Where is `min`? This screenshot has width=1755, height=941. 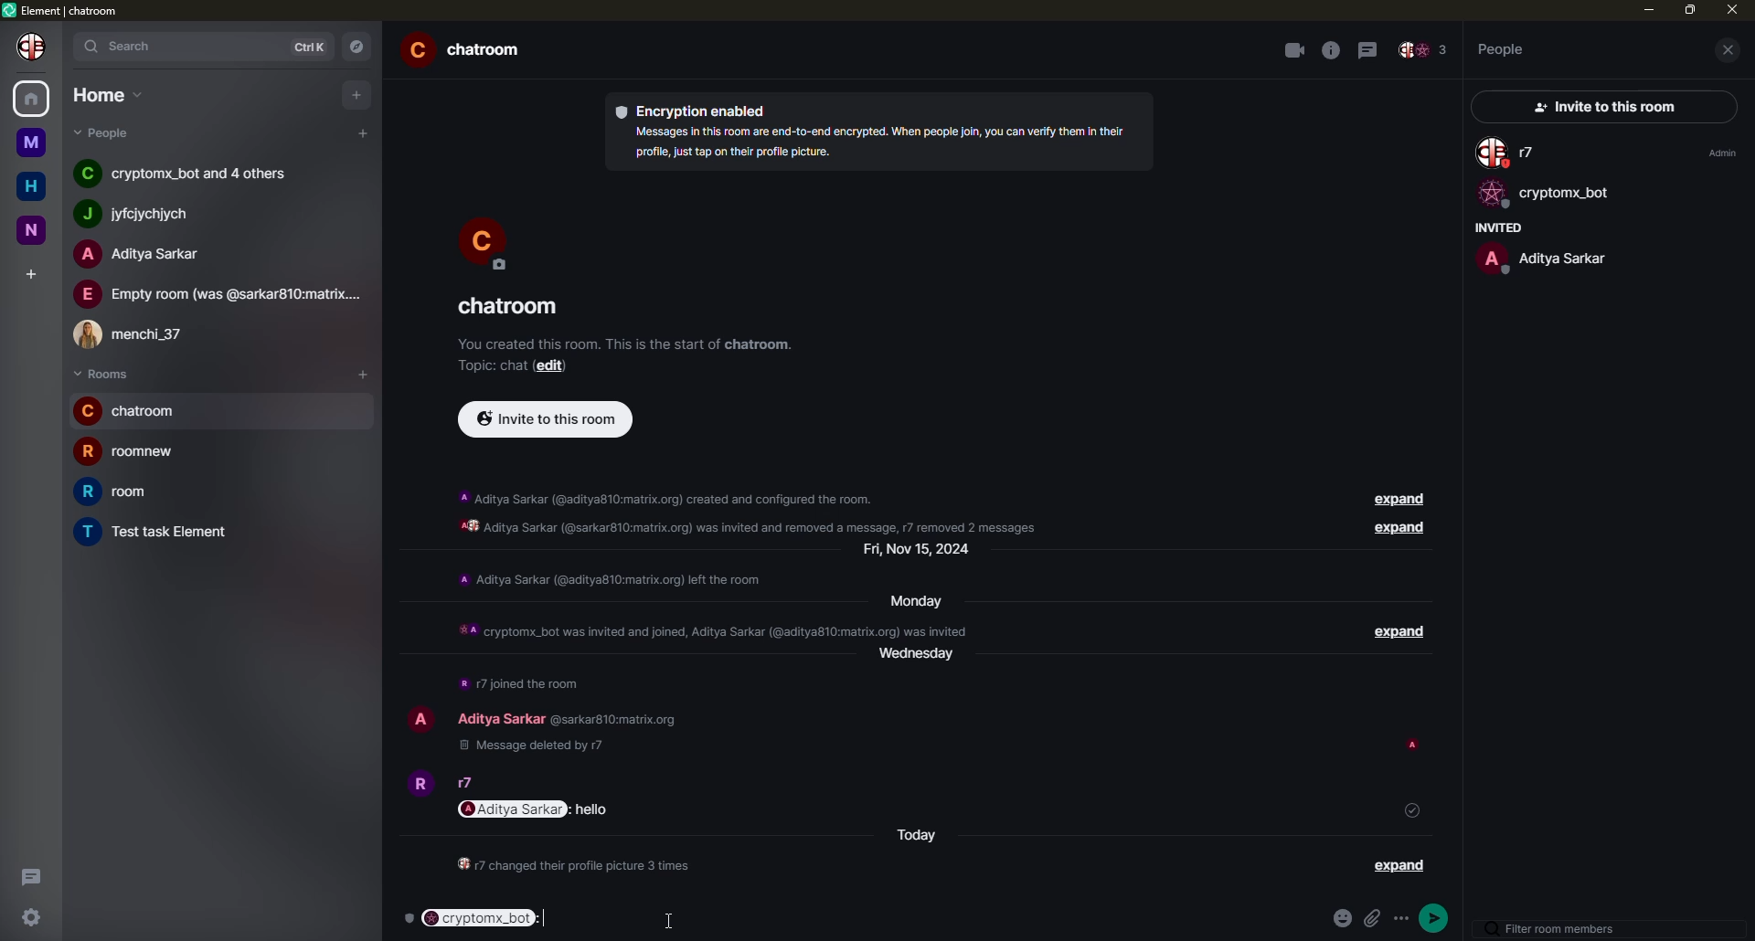
min is located at coordinates (1646, 9).